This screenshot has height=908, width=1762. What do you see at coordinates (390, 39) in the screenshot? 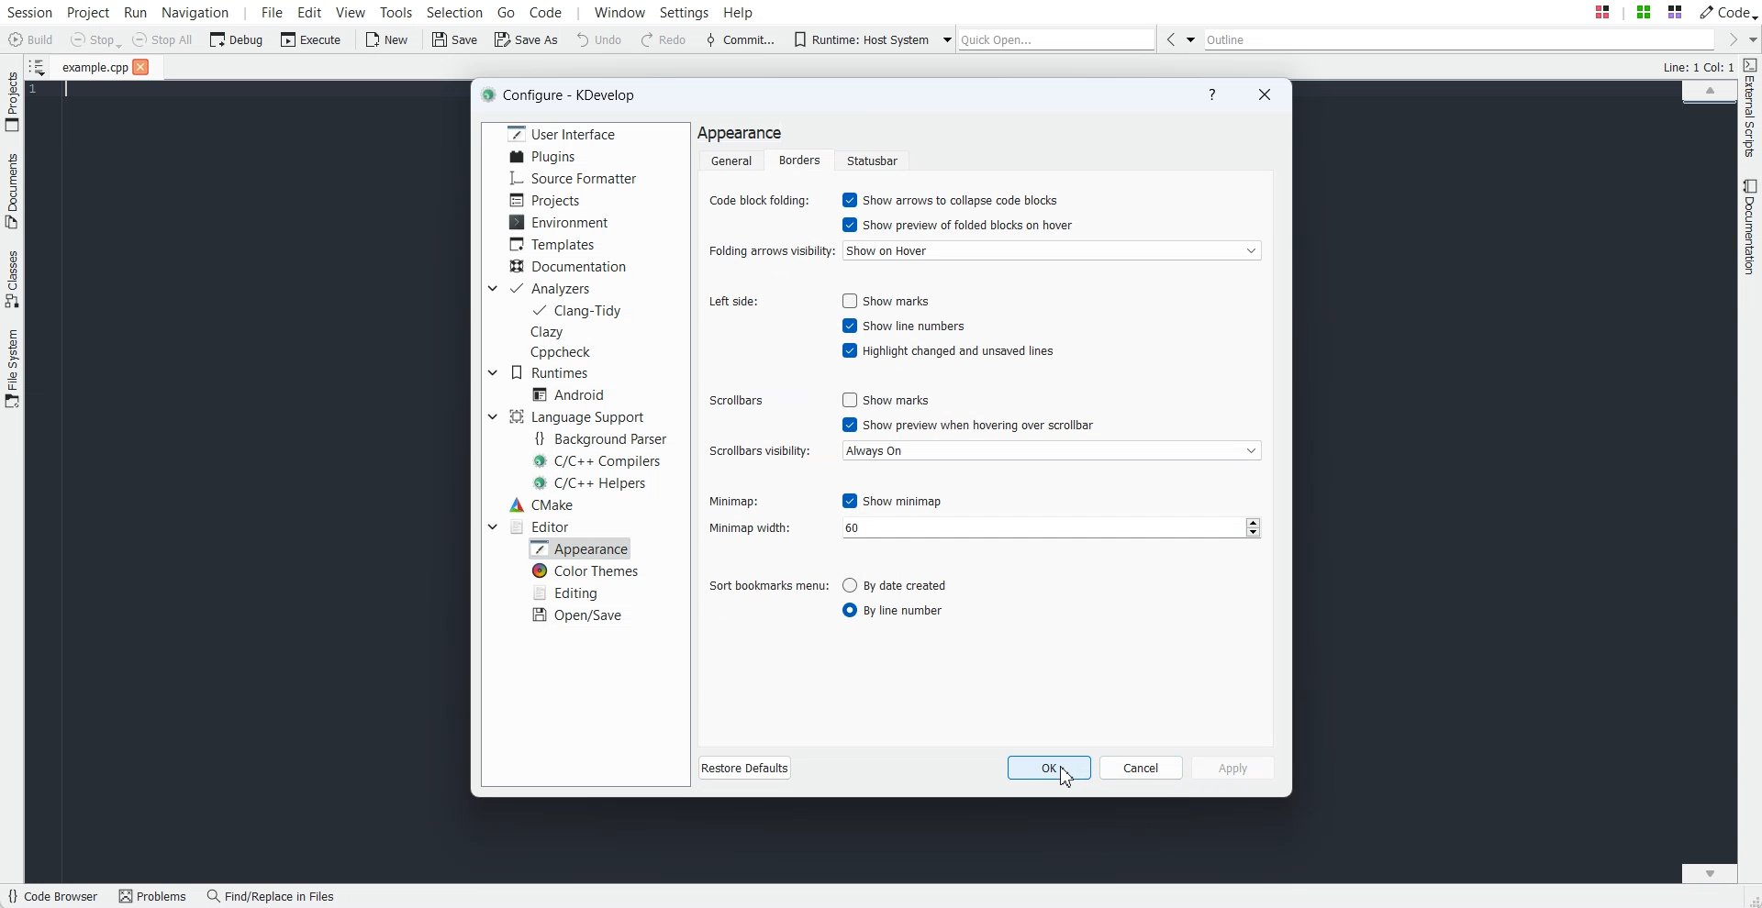
I see `New` at bounding box center [390, 39].